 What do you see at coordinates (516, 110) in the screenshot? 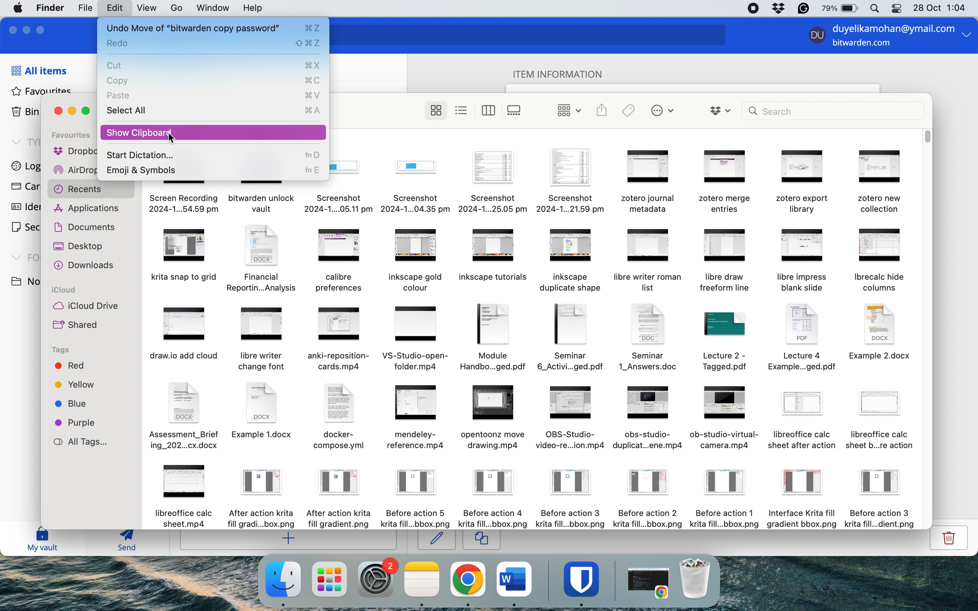
I see `show items as gallery` at bounding box center [516, 110].